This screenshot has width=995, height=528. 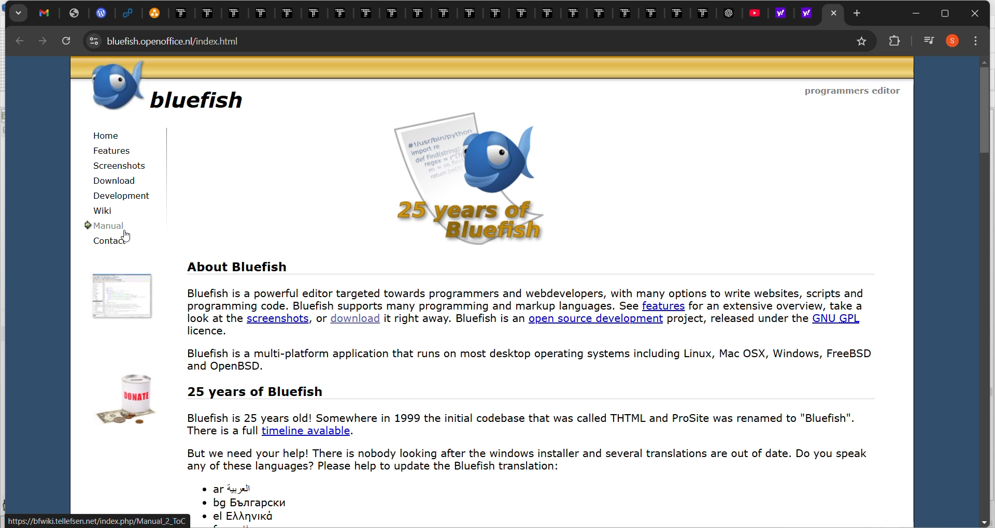 I want to click on bluefish, so click(x=196, y=100).